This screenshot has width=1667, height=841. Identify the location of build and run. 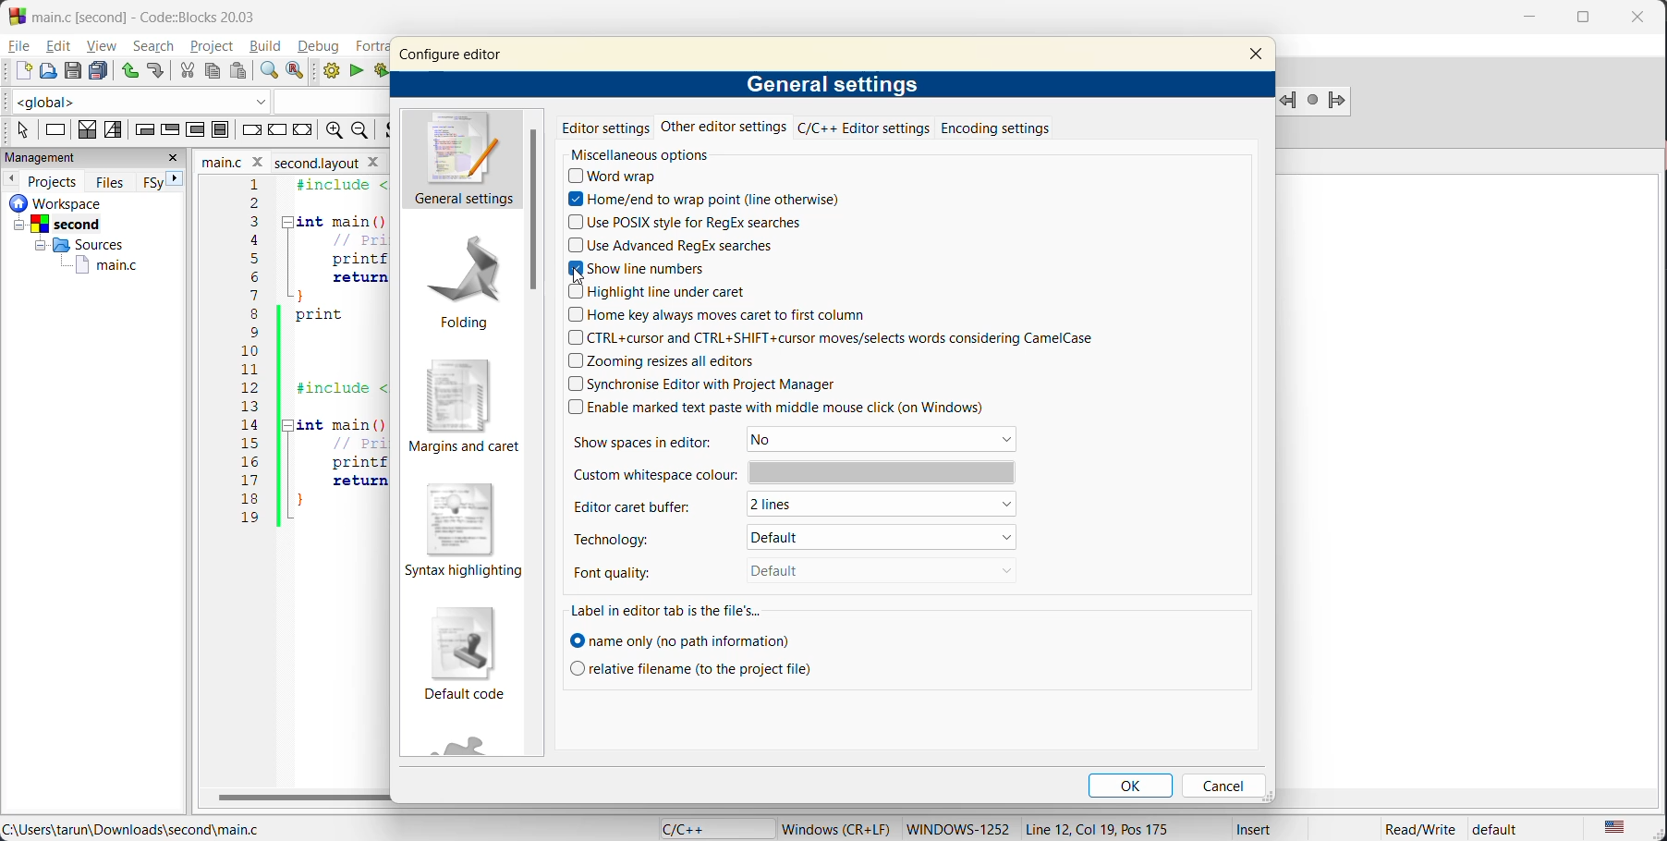
(382, 70).